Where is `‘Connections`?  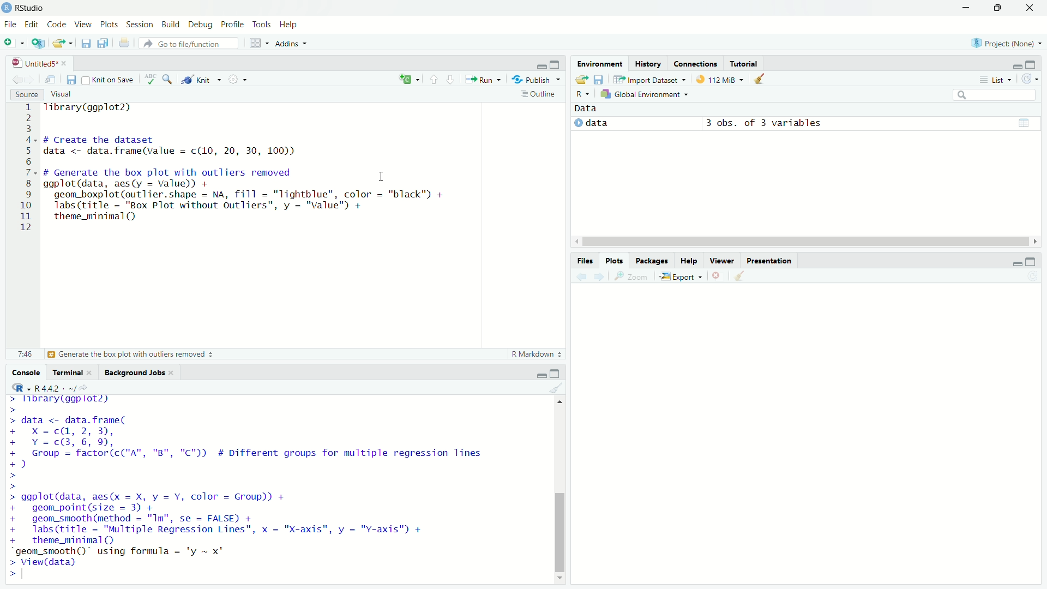
‘Connections is located at coordinates (695, 63).